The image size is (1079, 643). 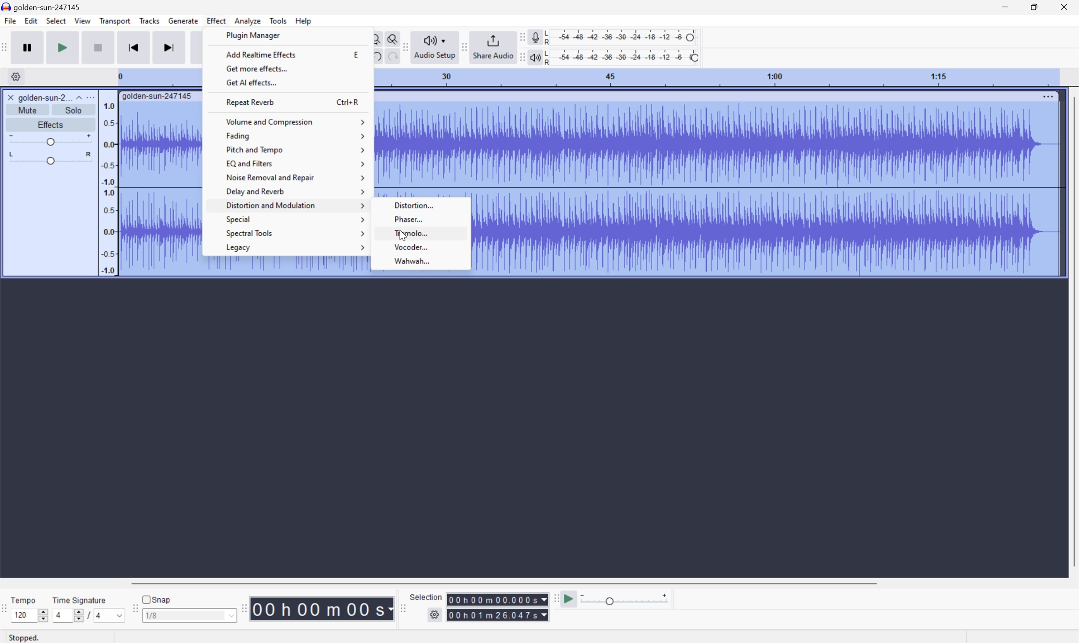 I want to click on Audacity Snapping toolbar, so click(x=134, y=610).